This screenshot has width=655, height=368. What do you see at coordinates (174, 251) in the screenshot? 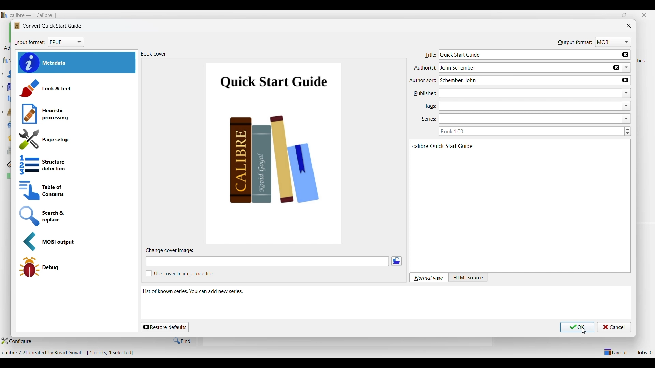
I see `change cover image` at bounding box center [174, 251].